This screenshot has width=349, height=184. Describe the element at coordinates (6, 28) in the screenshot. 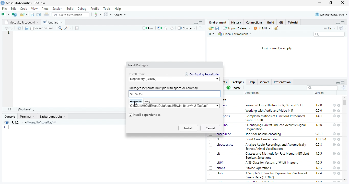

I see `backward` at that location.